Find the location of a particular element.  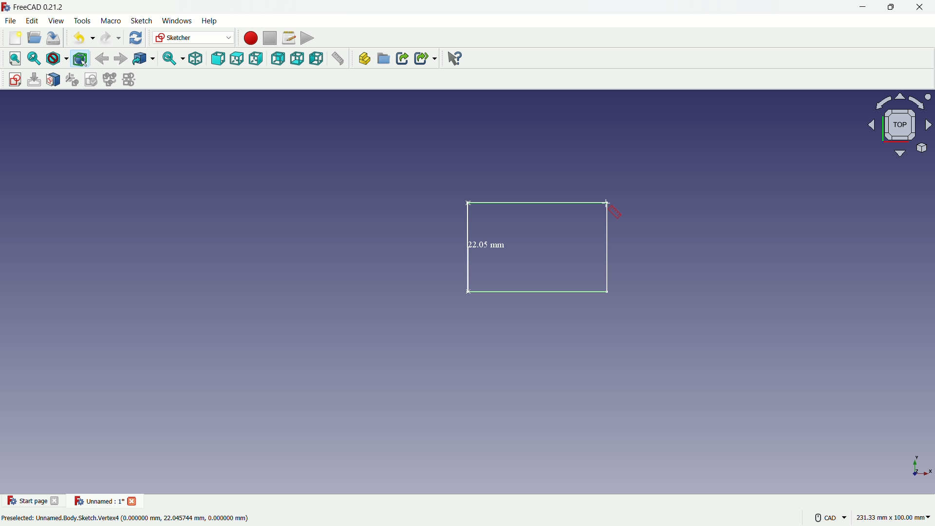

fit selection is located at coordinates (34, 58).